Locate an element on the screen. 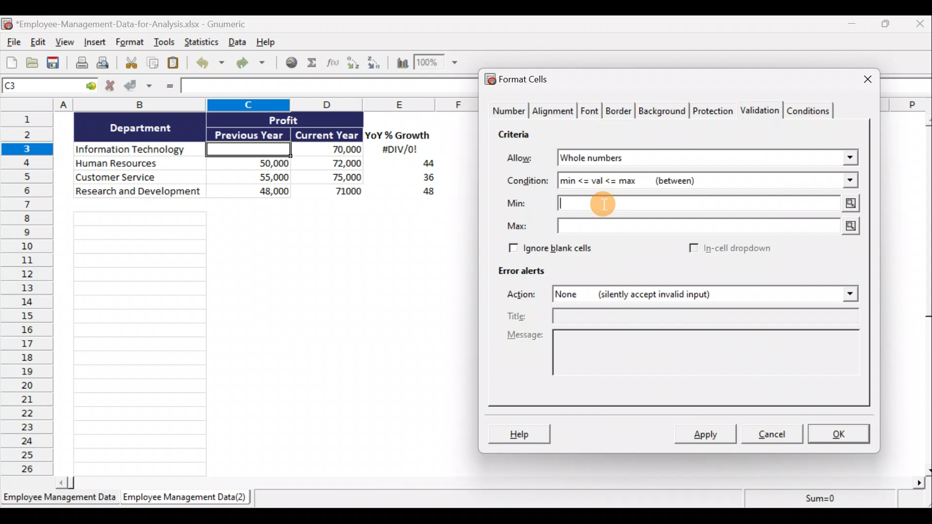  Min: is located at coordinates (520, 201).